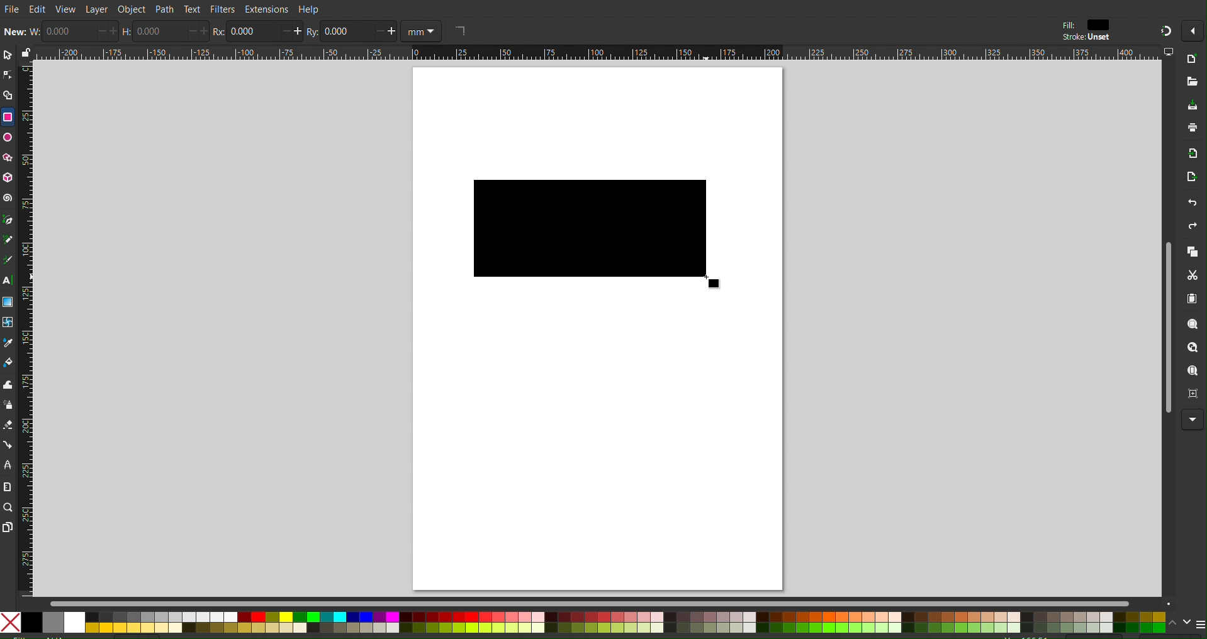 Image resolution: width=1207 pixels, height=639 pixels. I want to click on More Options, so click(1193, 30).